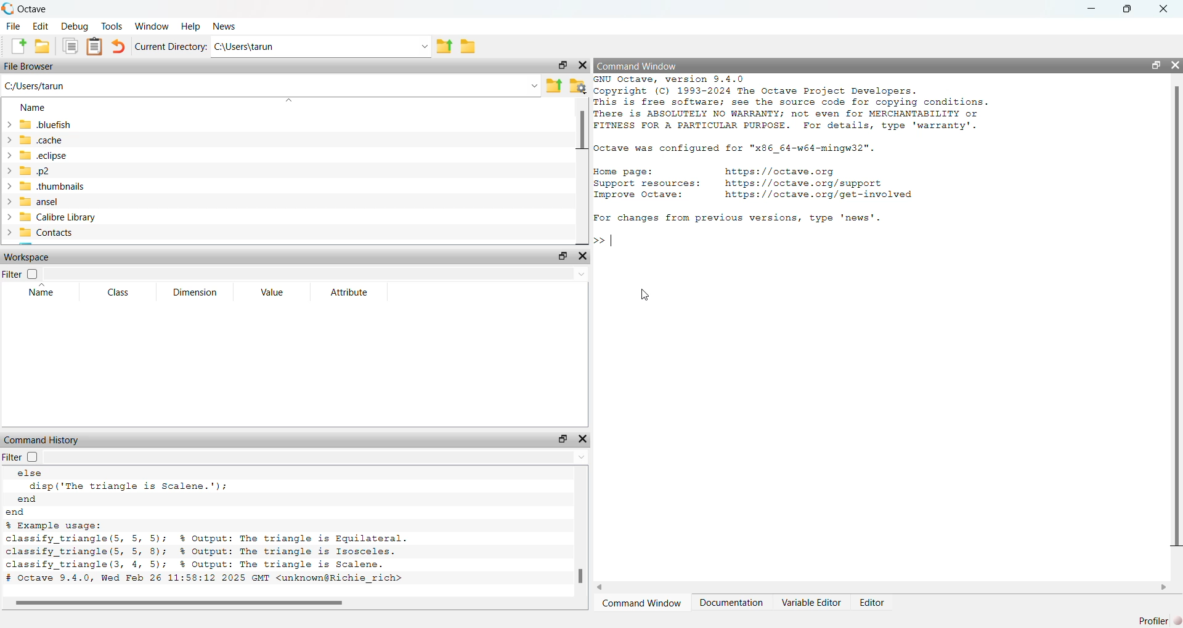 The image size is (1183, 628). Describe the element at coordinates (605, 586) in the screenshot. I see `move left` at that location.